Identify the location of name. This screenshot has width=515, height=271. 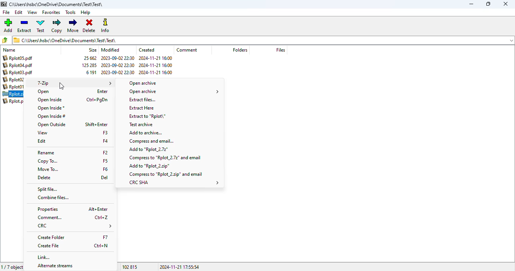
(9, 50).